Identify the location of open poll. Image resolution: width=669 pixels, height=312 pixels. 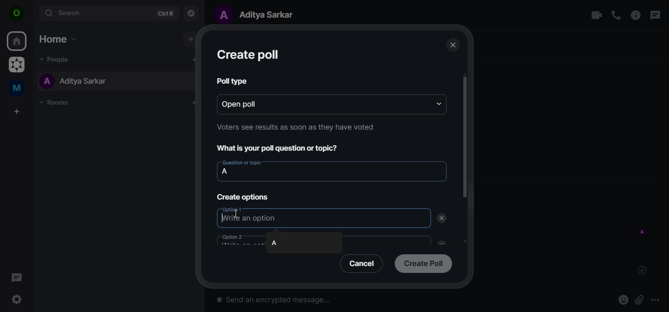
(251, 103).